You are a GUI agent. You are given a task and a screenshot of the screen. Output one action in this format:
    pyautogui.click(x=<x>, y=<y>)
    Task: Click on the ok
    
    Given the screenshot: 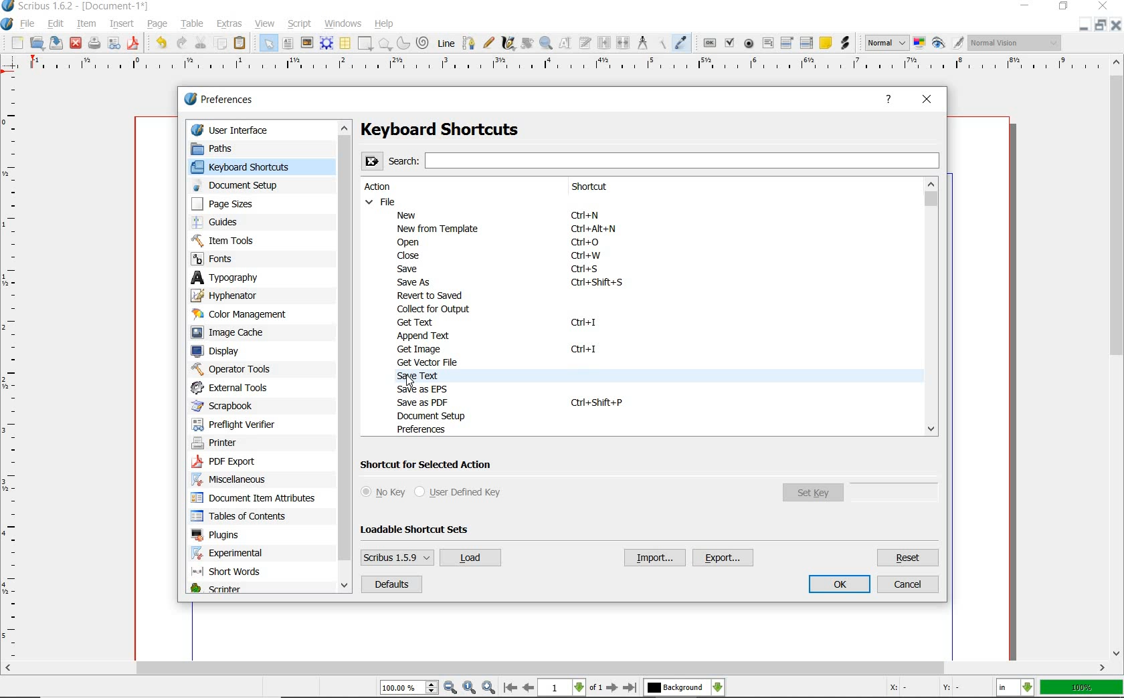 What is the action you would take?
    pyautogui.click(x=841, y=585)
    